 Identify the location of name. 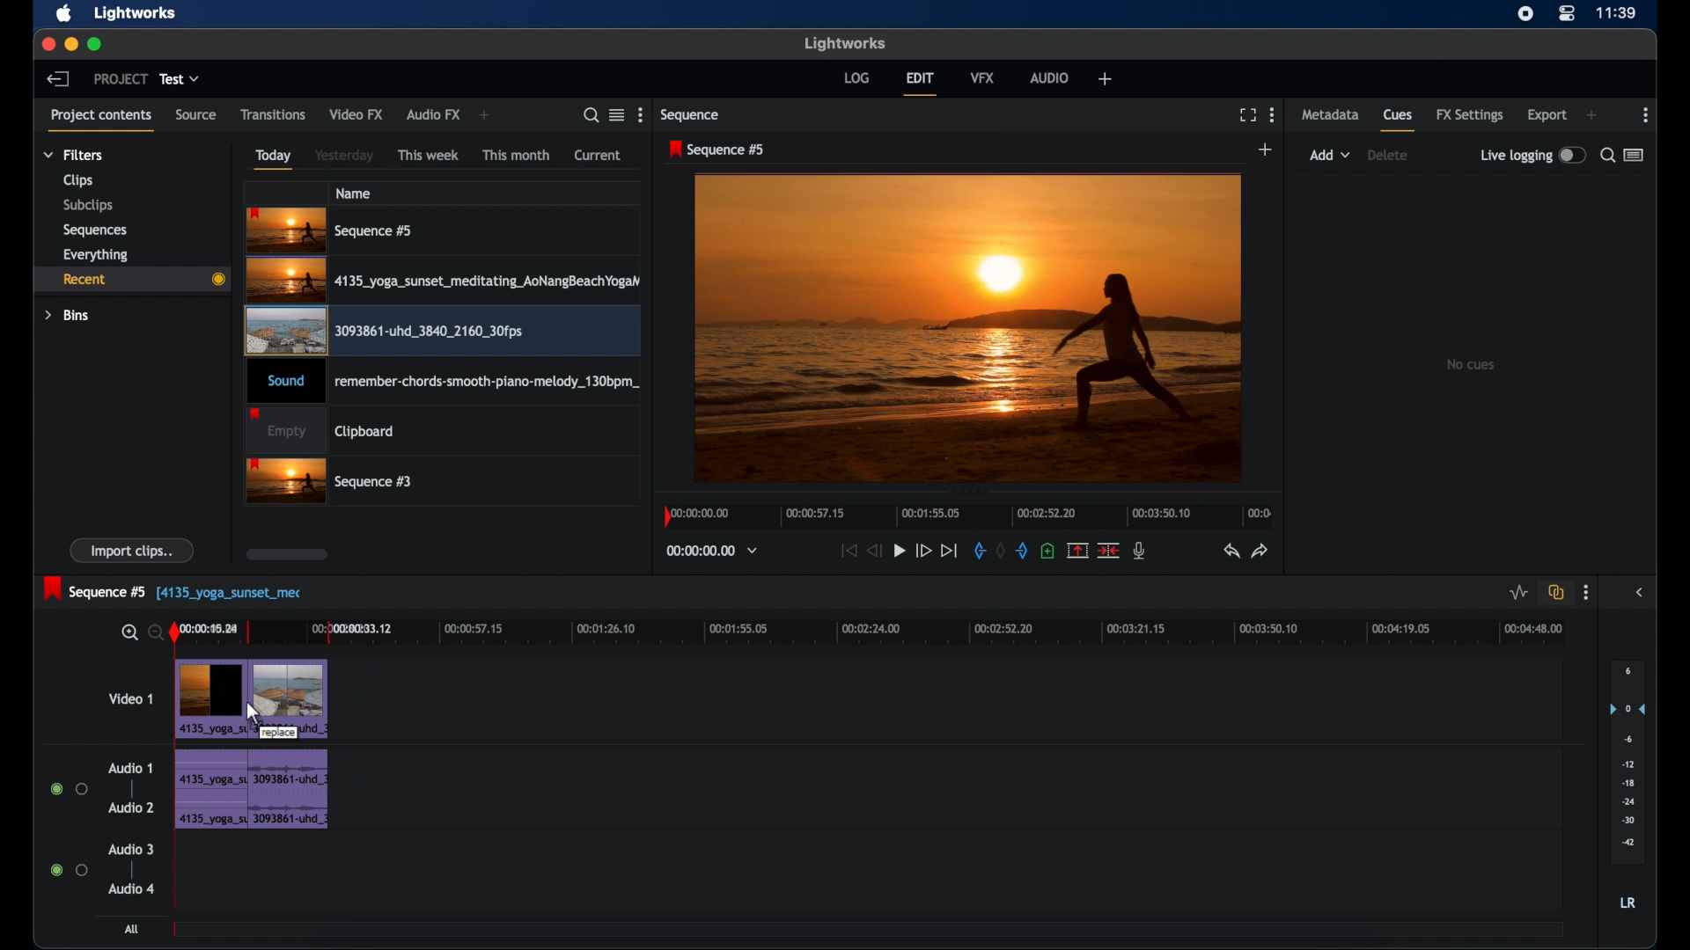
(355, 193).